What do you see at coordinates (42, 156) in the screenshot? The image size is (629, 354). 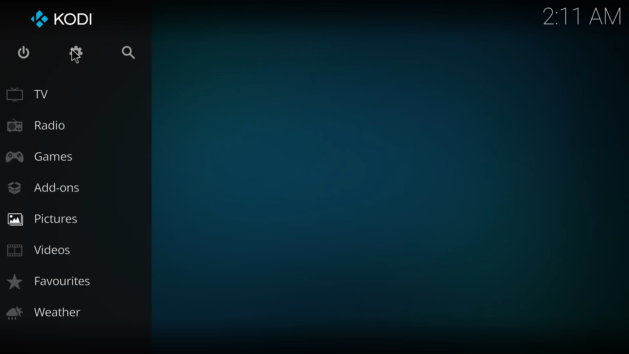 I see `games` at bounding box center [42, 156].